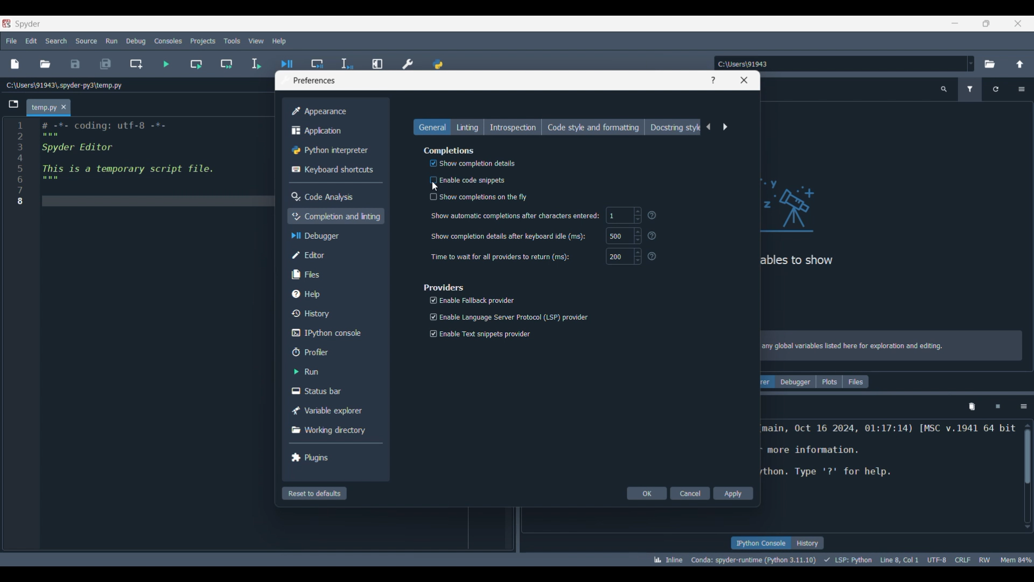  I want to click on Show completion details after keyboard idle (ms):, so click(508, 237).